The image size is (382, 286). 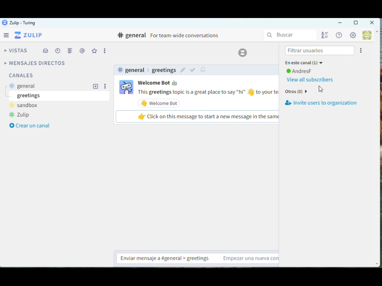 What do you see at coordinates (309, 80) in the screenshot?
I see `View all subscribers` at bounding box center [309, 80].